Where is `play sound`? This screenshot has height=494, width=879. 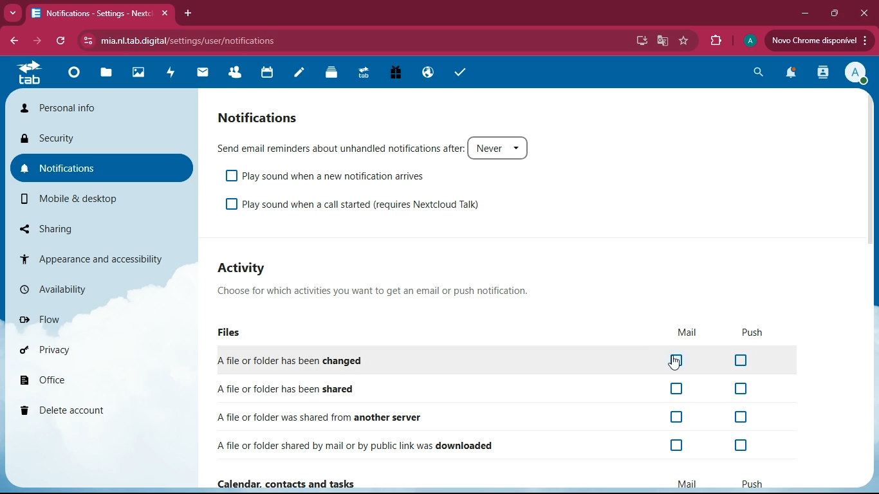 play sound is located at coordinates (338, 177).